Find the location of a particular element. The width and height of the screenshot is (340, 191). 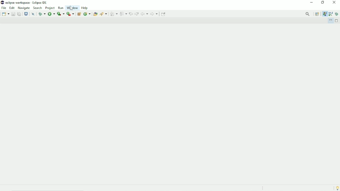

Forward is located at coordinates (154, 14).